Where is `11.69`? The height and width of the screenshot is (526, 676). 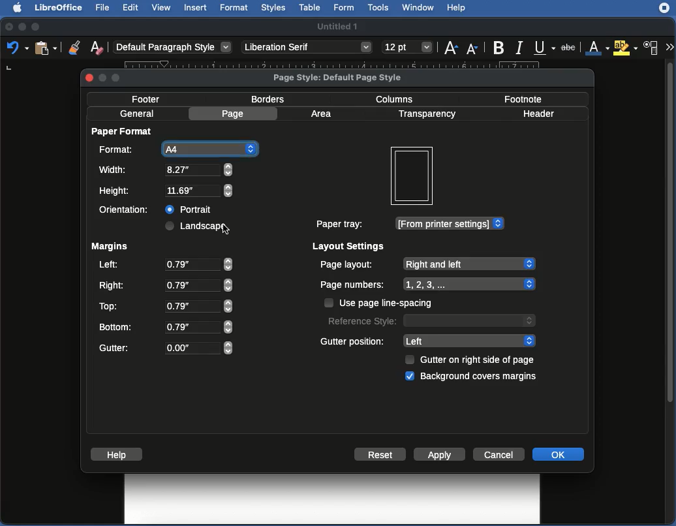 11.69 is located at coordinates (200, 191).